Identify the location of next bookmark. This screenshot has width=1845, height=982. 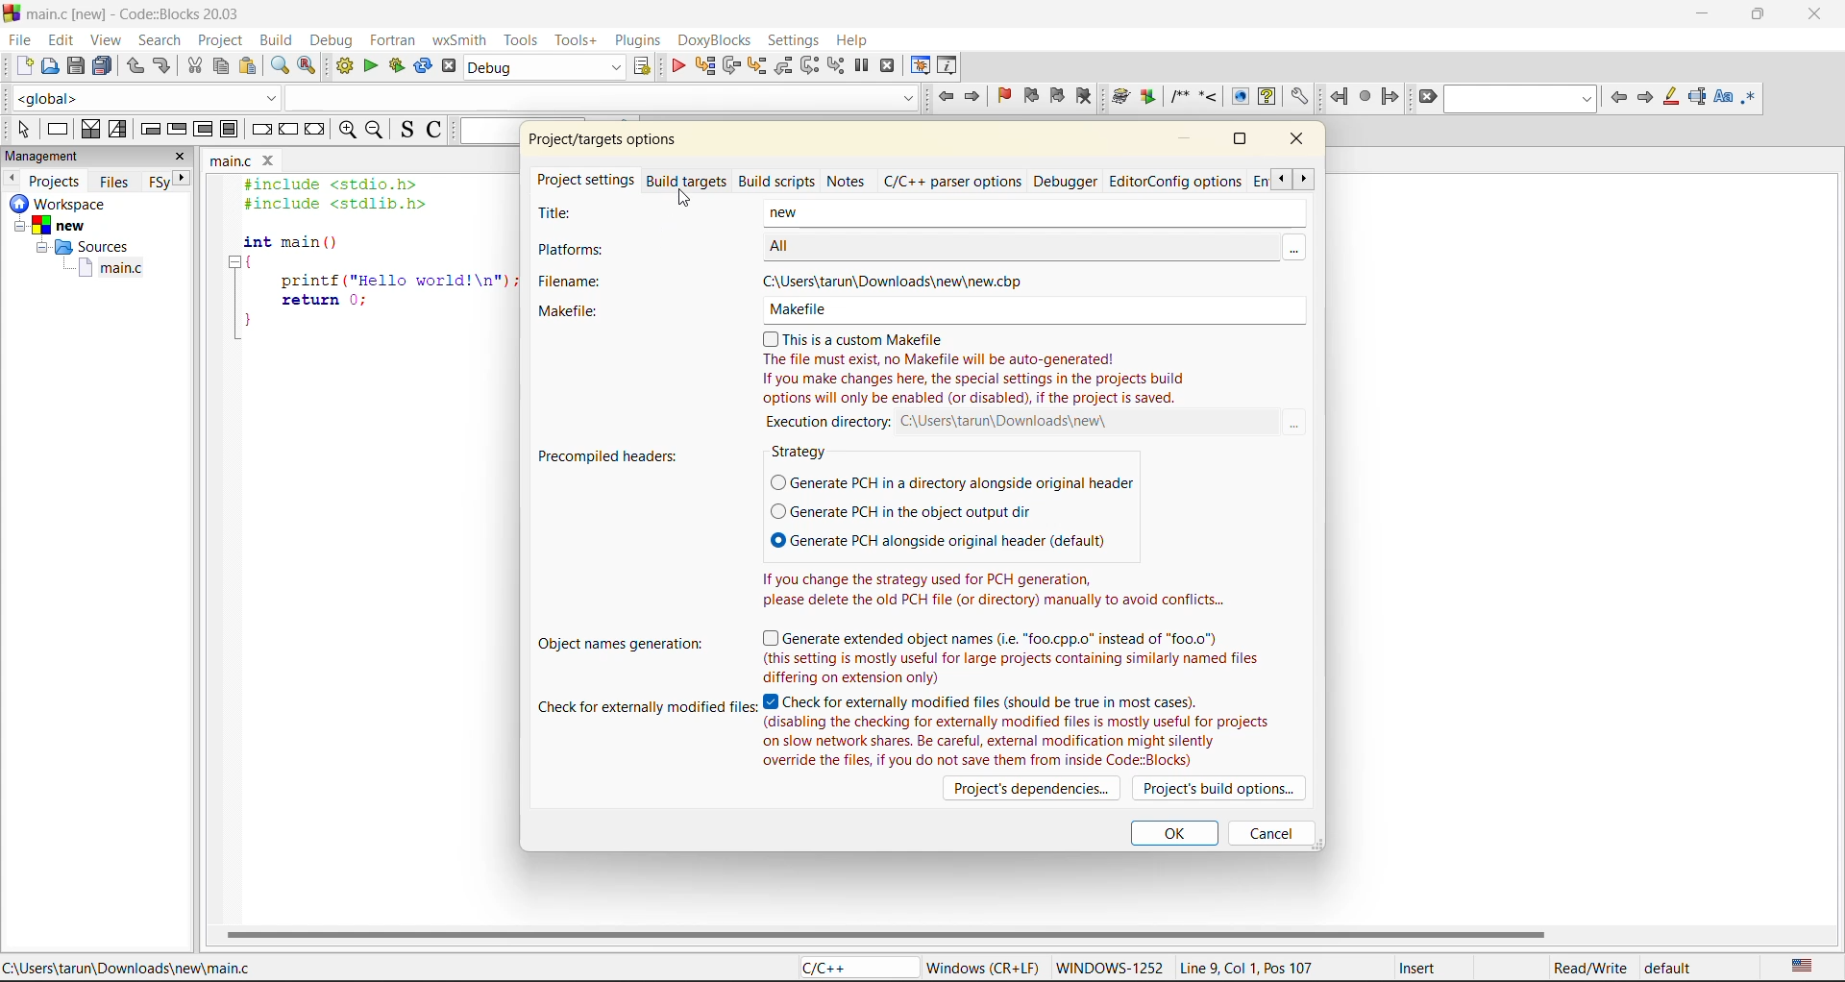
(1060, 98).